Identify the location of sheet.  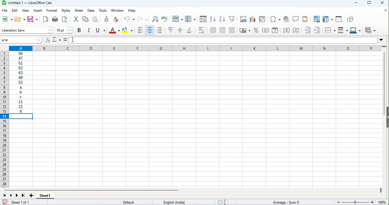
(79, 10).